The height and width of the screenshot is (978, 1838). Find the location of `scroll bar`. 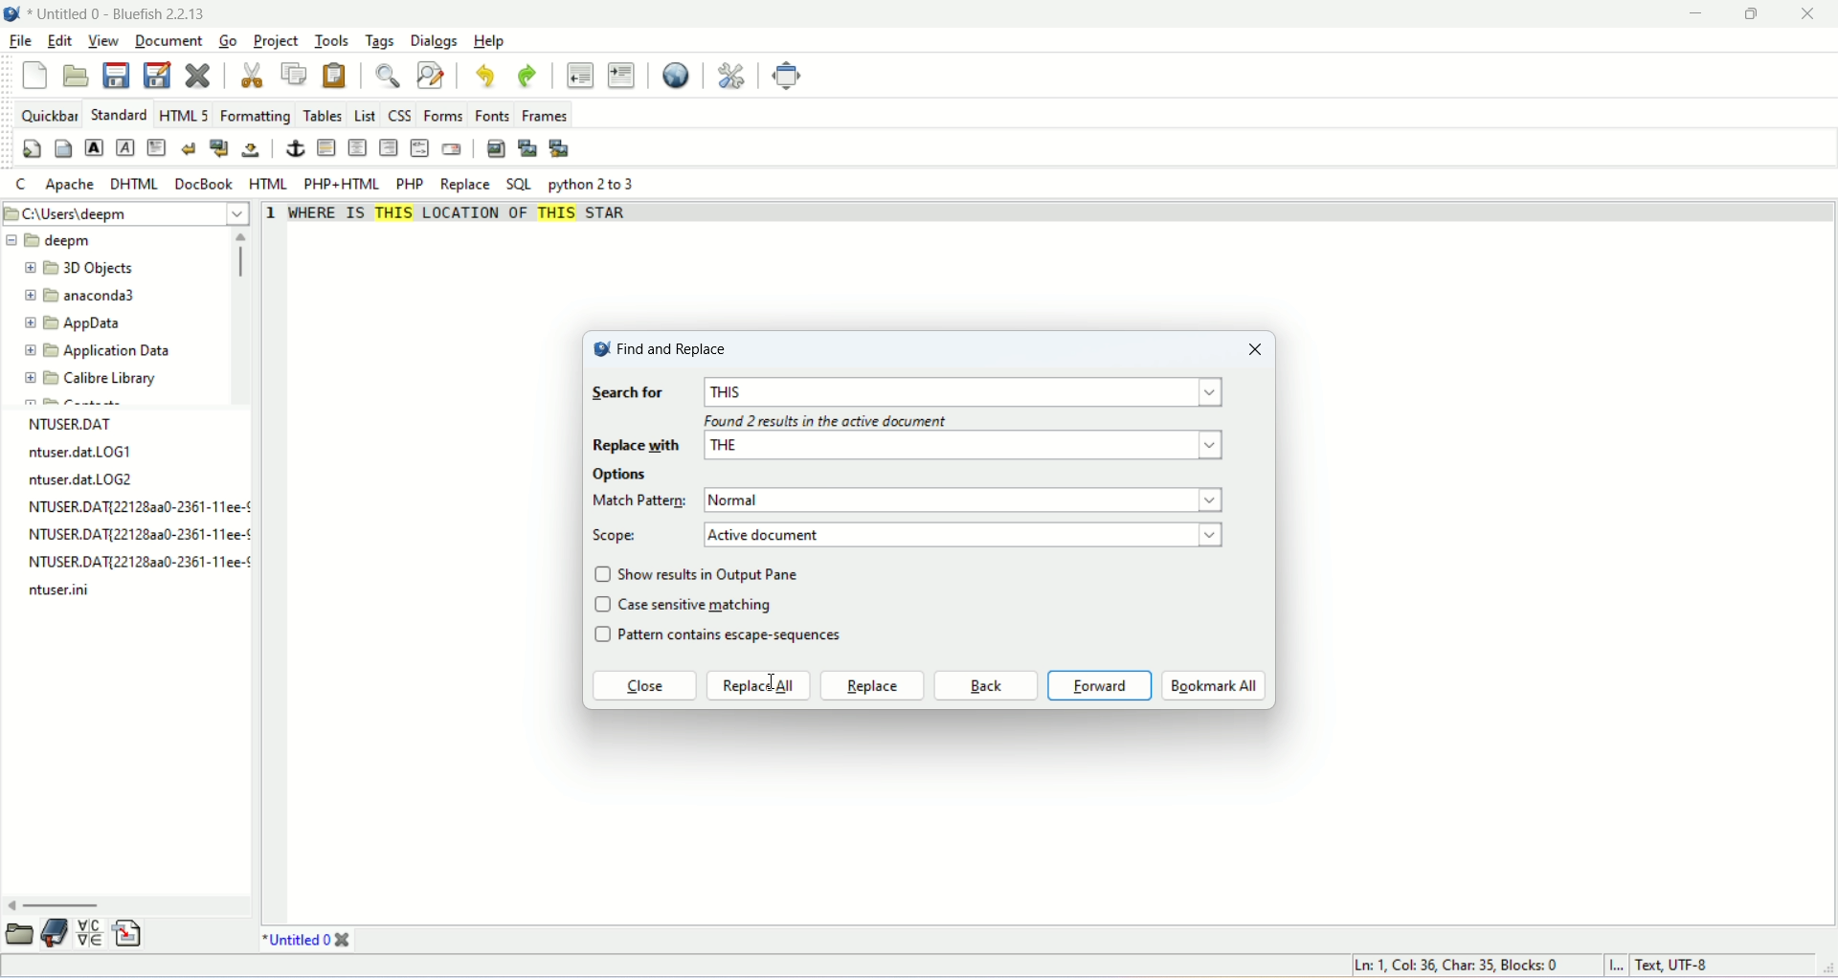

scroll bar is located at coordinates (127, 906).